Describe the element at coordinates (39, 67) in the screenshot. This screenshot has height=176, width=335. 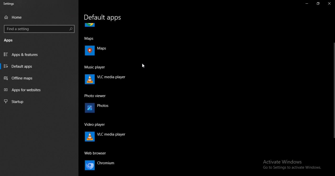
I see `default apps` at that location.